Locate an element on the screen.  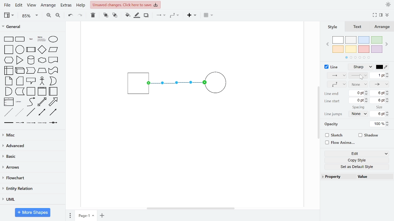
waypoints is located at coordinates (336, 84).